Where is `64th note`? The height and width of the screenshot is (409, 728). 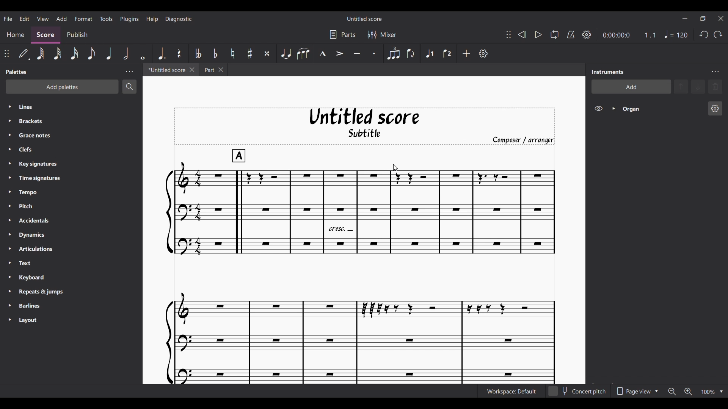
64th note is located at coordinates (40, 54).